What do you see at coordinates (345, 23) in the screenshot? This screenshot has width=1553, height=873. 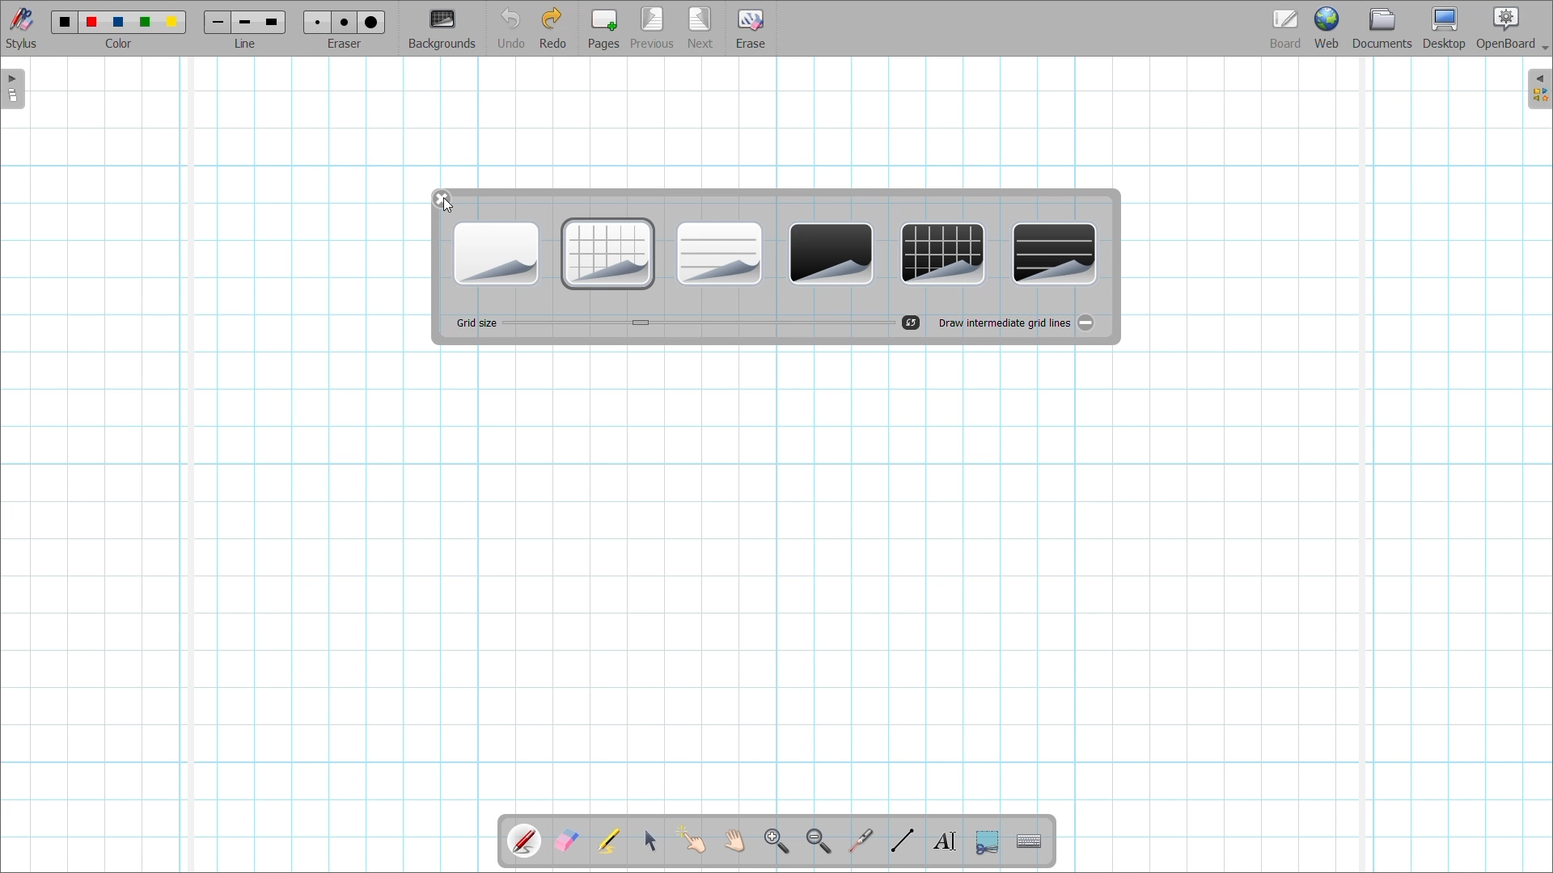 I see `Eraser thickness options` at bounding box center [345, 23].